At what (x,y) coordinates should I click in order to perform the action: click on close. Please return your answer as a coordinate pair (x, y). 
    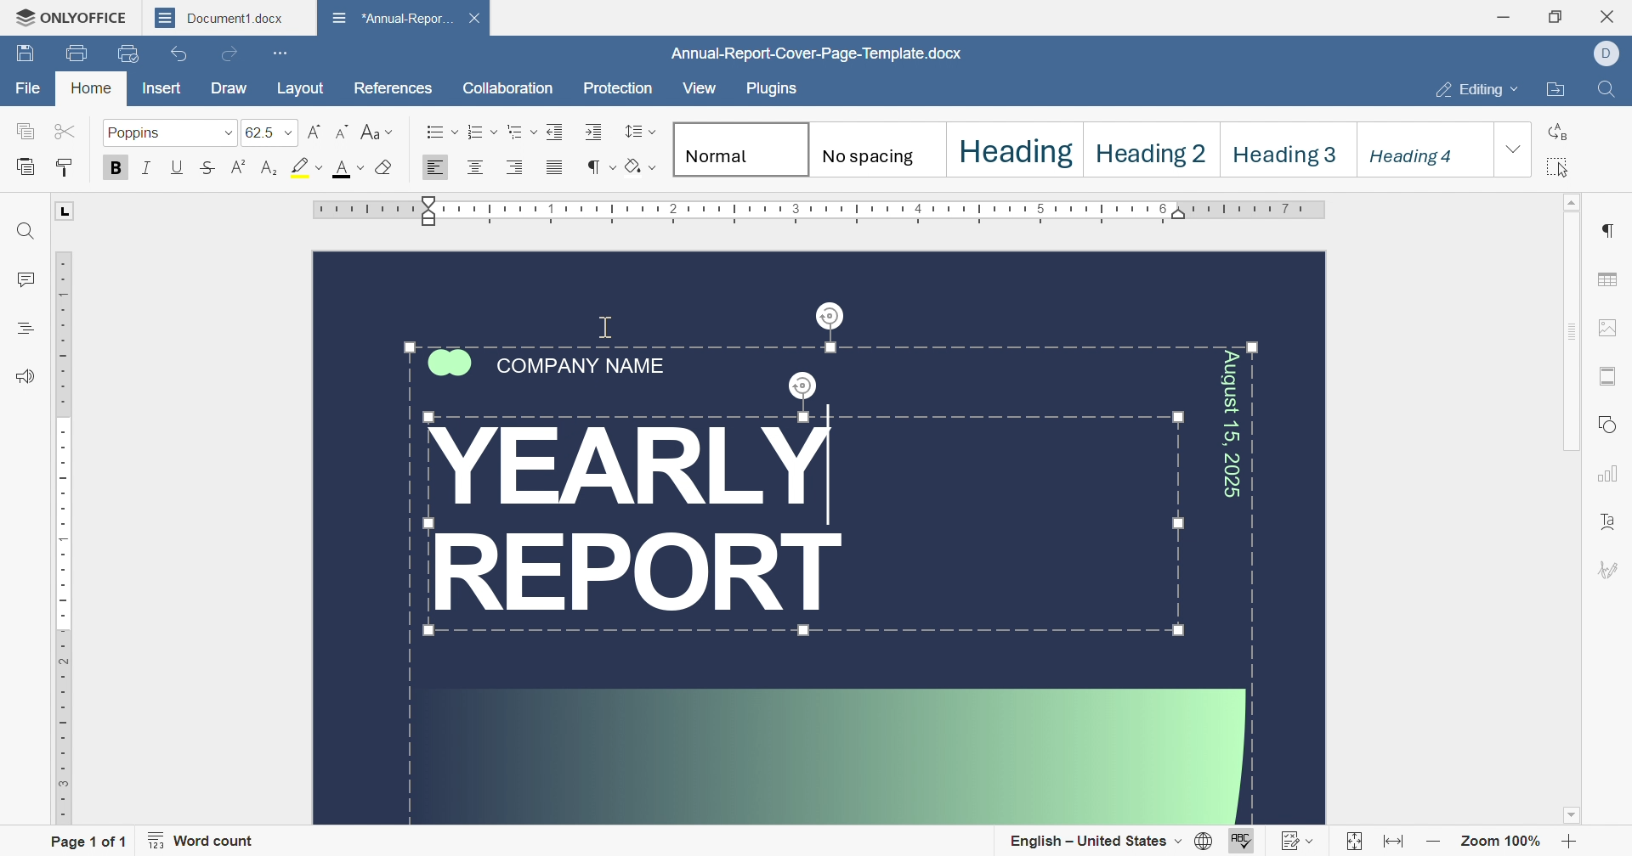
    Looking at the image, I should click on (475, 16).